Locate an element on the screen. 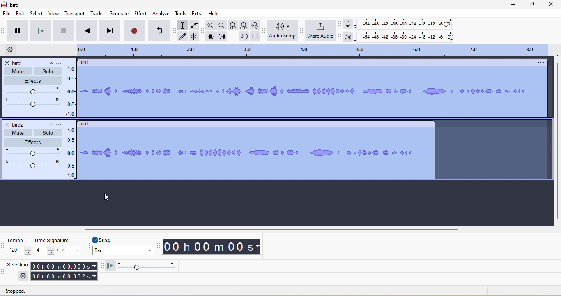  00 h 00 m 00.000 s is located at coordinates (64, 267).